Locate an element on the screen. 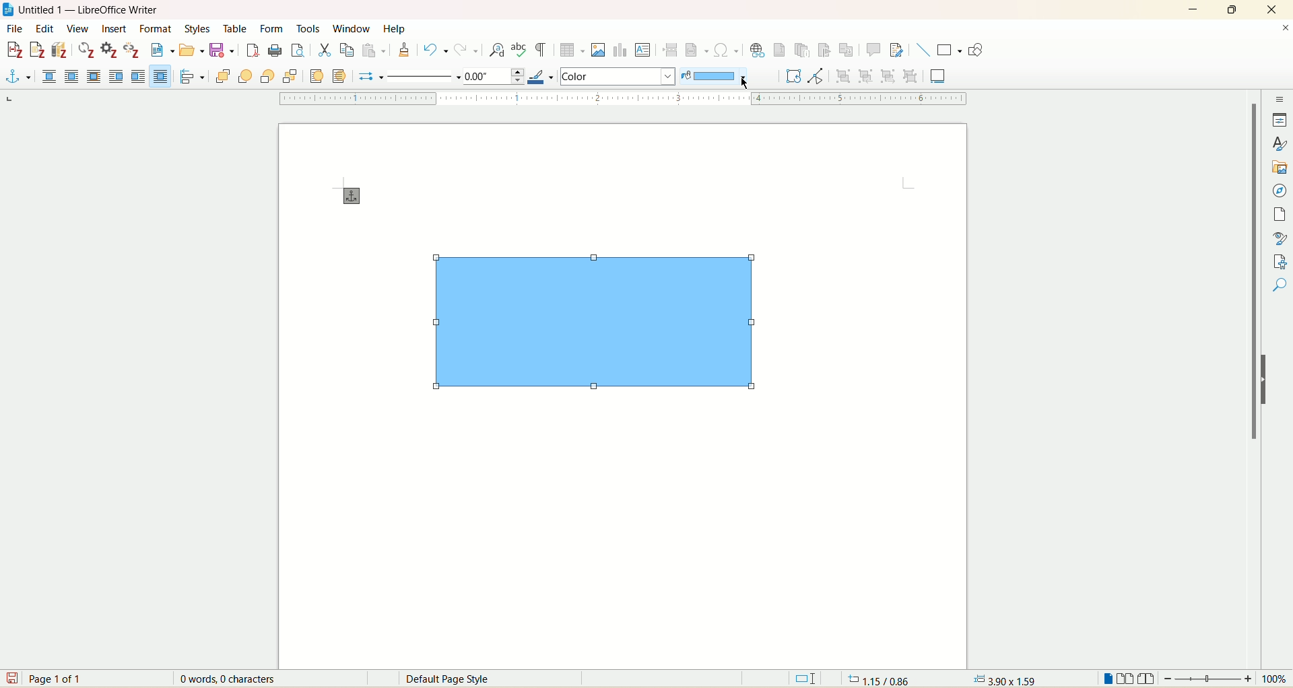  view is located at coordinates (78, 28).